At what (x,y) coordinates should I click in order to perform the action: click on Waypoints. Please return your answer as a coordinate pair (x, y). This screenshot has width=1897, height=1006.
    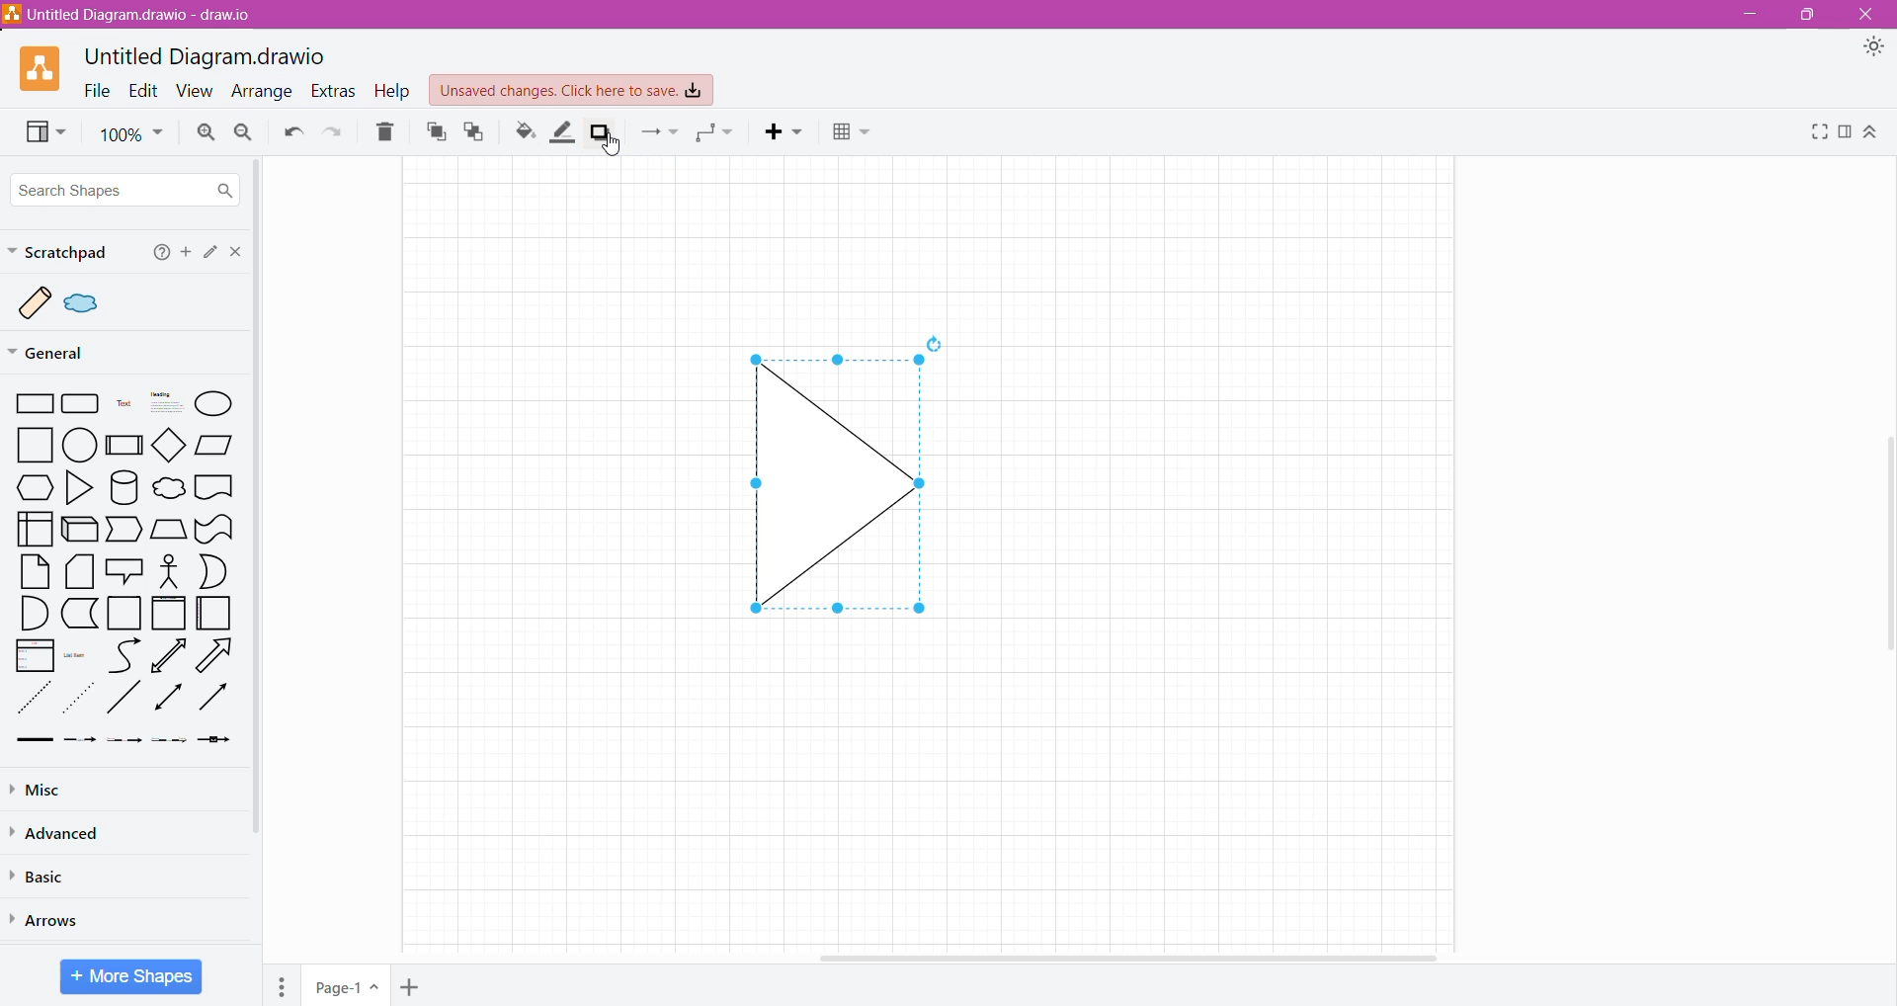
    Looking at the image, I should click on (716, 130).